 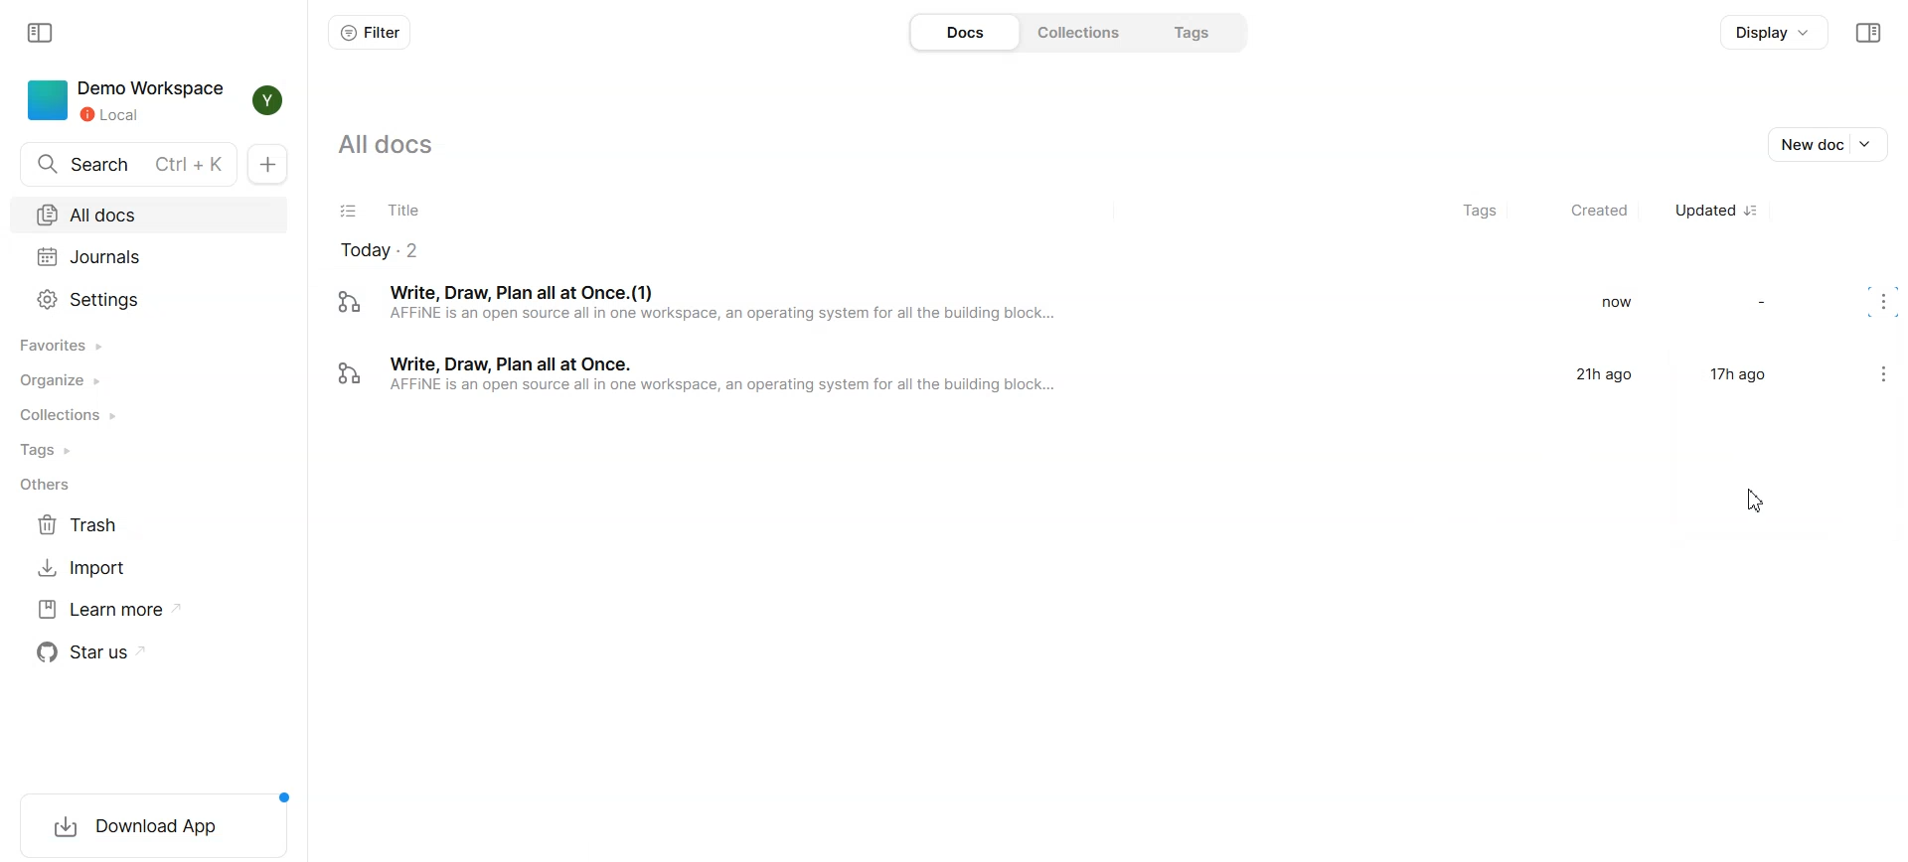 What do you see at coordinates (269, 100) in the screenshot?
I see `Profile` at bounding box center [269, 100].